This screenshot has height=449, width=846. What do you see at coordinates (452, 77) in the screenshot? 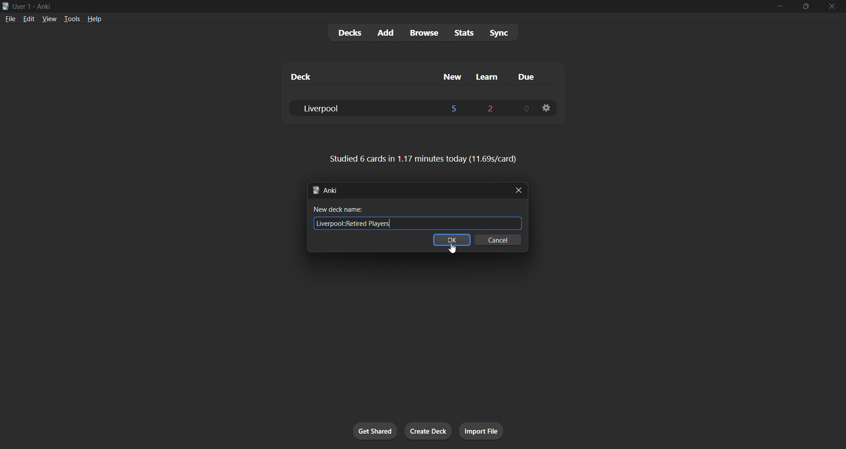
I see `new cards column` at bounding box center [452, 77].